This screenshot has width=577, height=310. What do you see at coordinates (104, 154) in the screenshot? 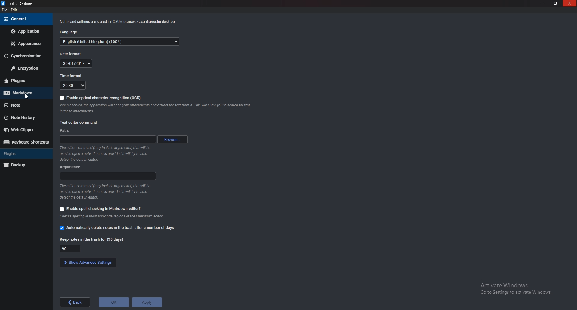
I see `Info` at bounding box center [104, 154].